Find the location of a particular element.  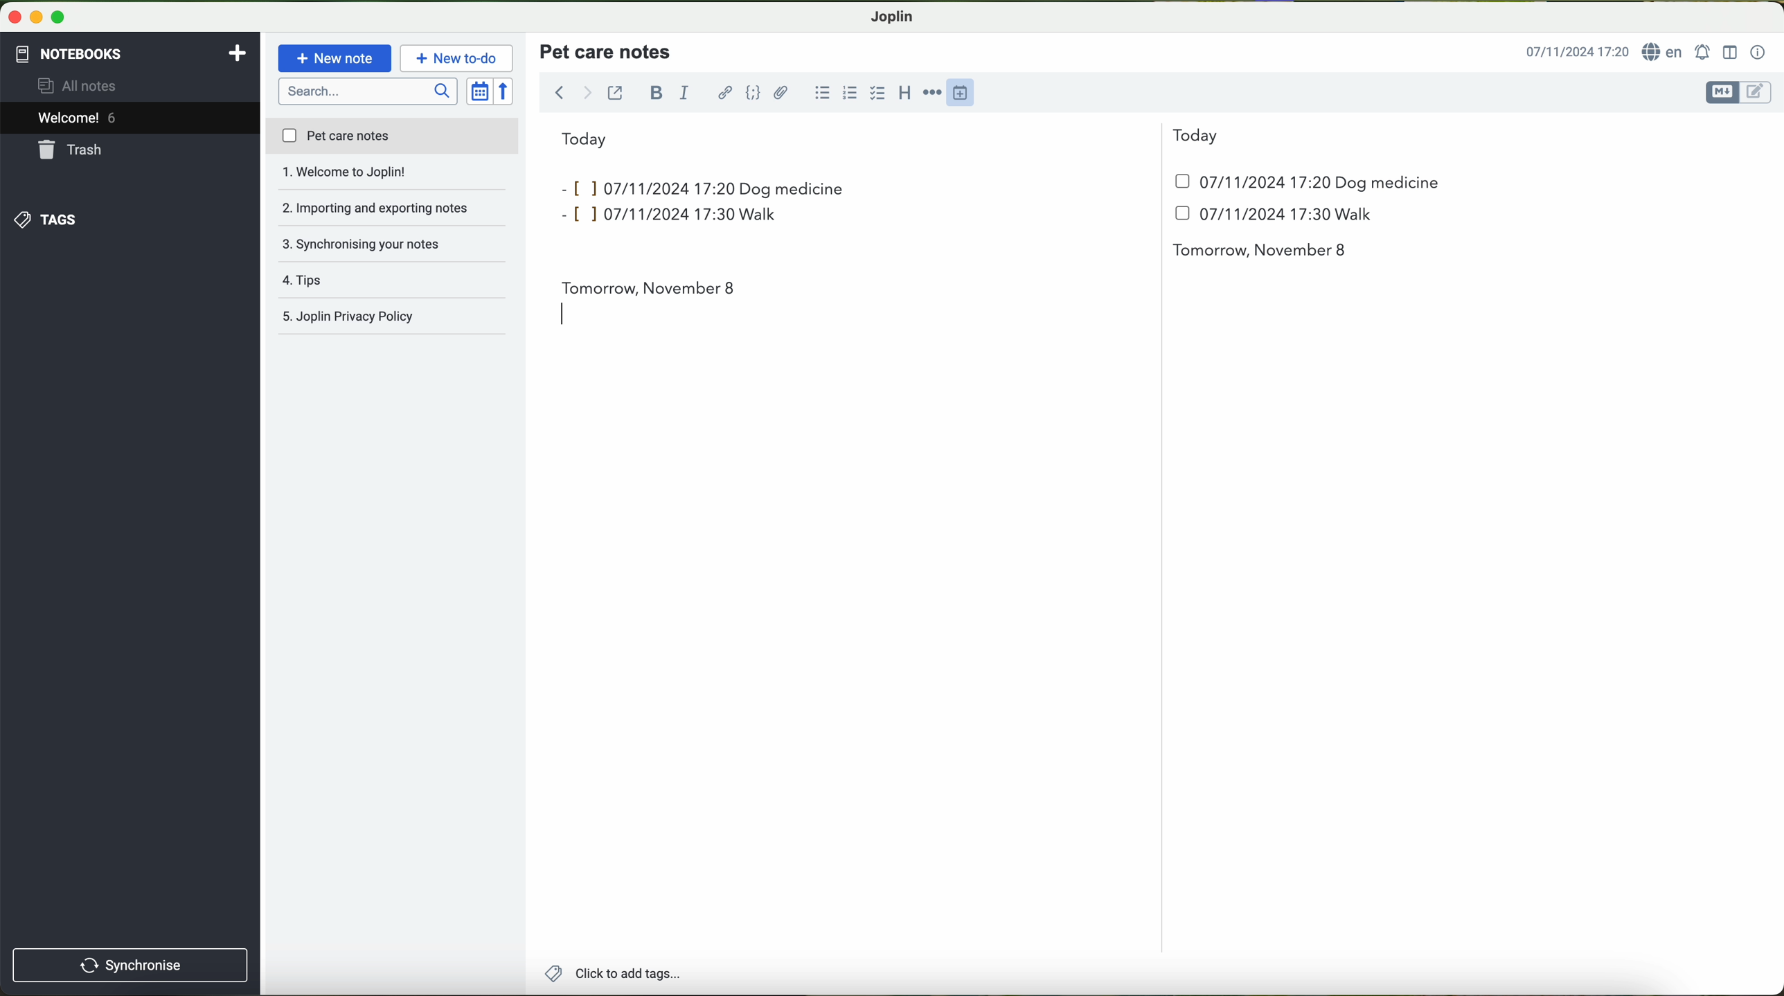

synchronising your notes is located at coordinates (393, 209).